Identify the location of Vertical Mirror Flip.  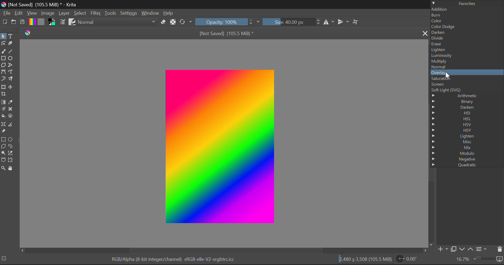
(328, 22).